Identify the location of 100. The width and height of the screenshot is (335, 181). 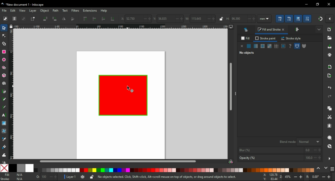
(44, 177).